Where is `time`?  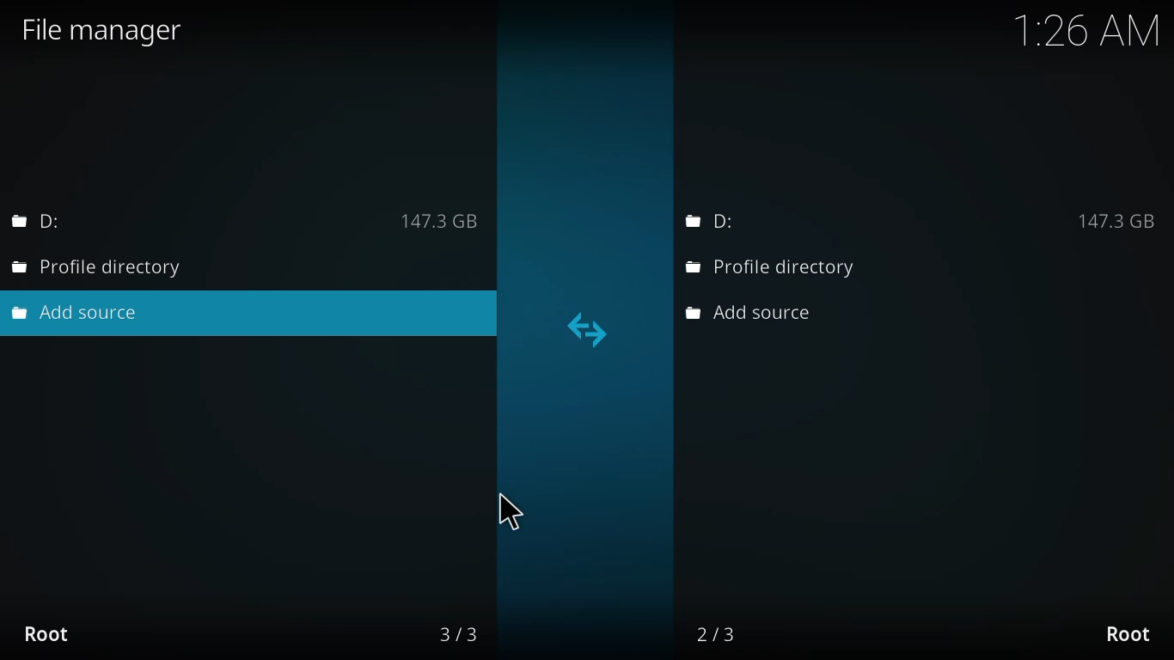
time is located at coordinates (1084, 31).